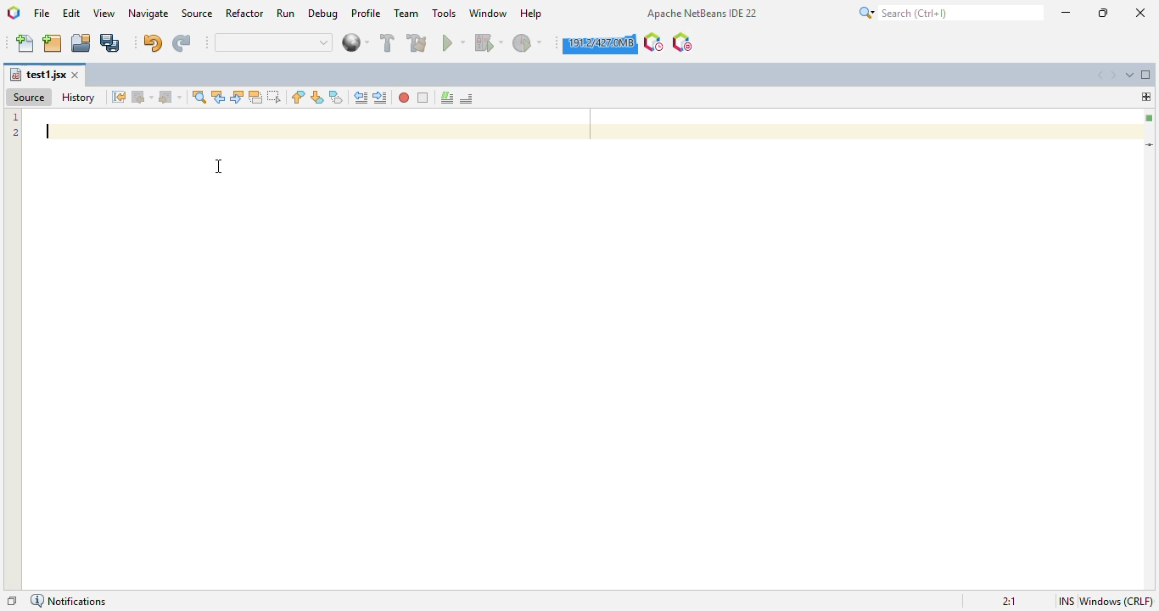  I want to click on toggle highlight search, so click(255, 97).